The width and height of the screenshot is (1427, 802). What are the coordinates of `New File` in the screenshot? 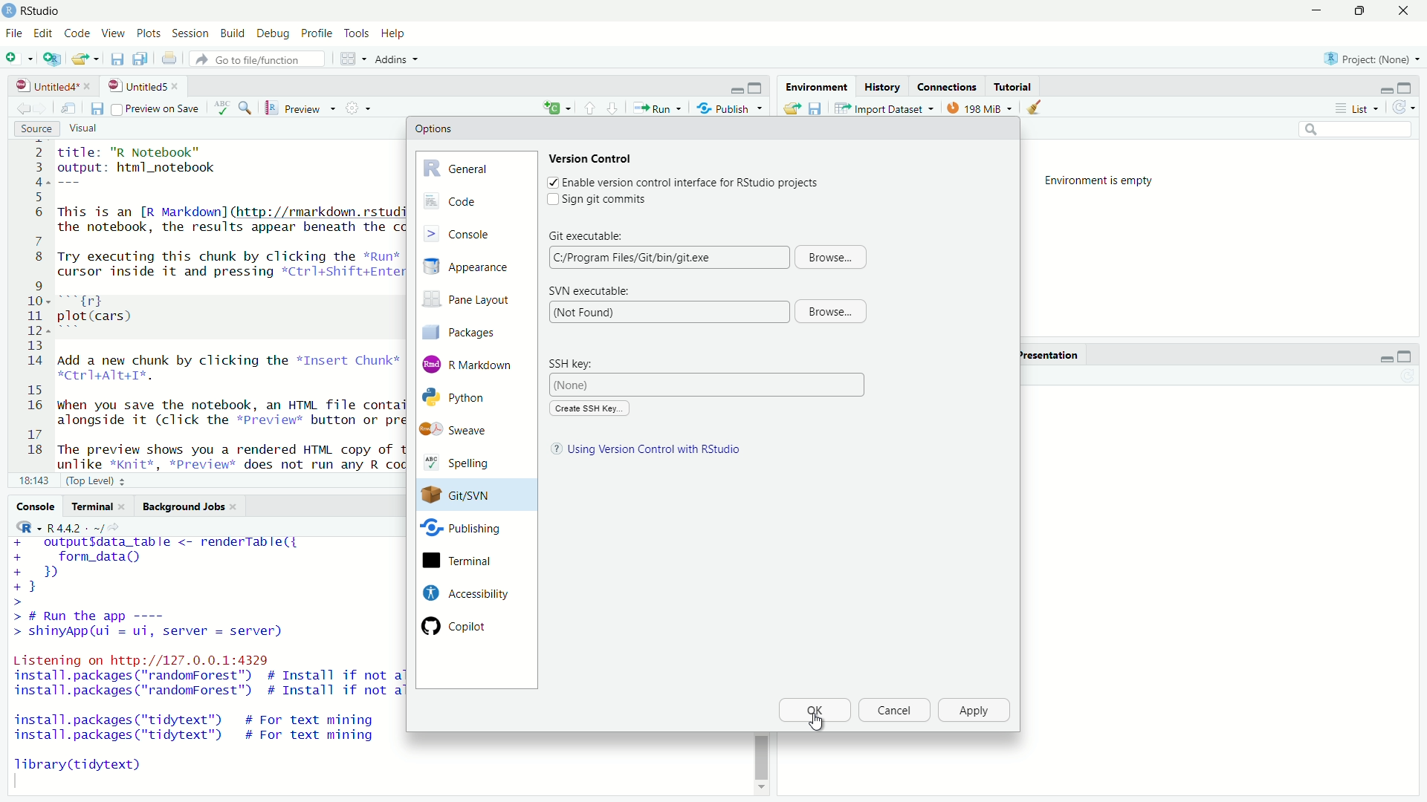 It's located at (20, 57).